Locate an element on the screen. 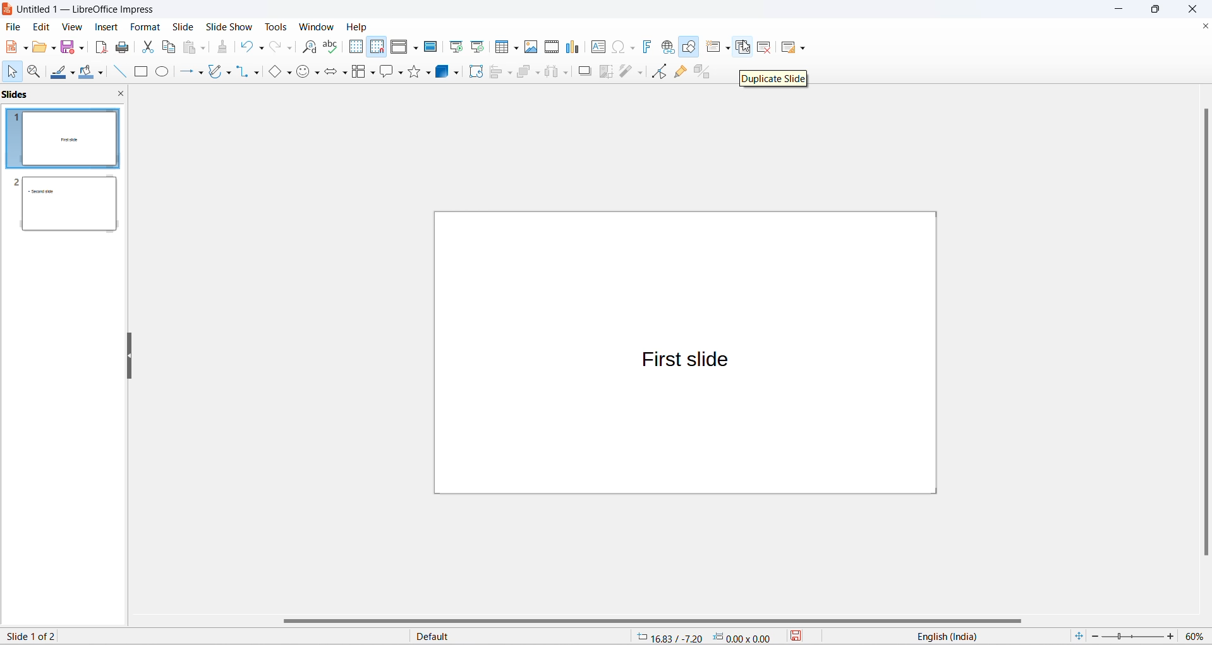 The height and width of the screenshot is (645, 1212). line colors is located at coordinates (54, 71).